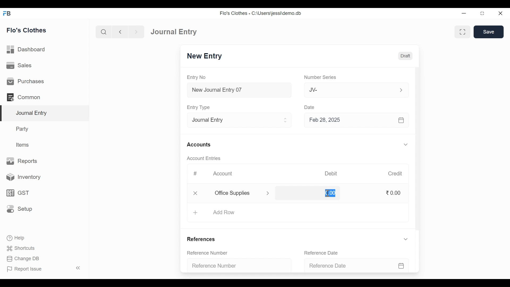  What do you see at coordinates (24, 97) in the screenshot?
I see `Common` at bounding box center [24, 97].